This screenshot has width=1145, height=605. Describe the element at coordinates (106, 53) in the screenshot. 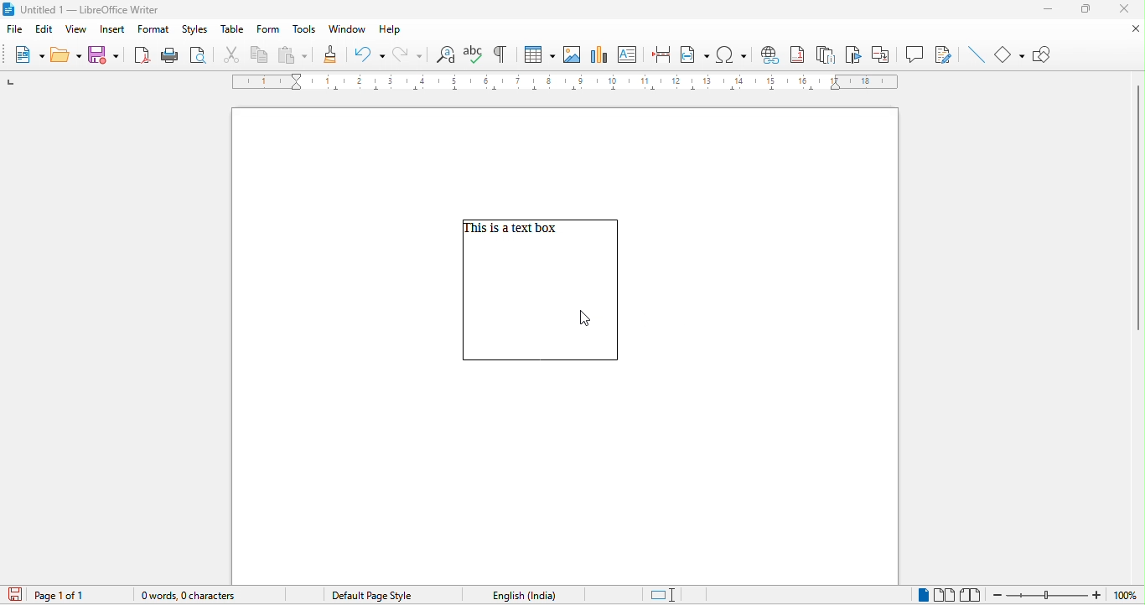

I see `save` at that location.